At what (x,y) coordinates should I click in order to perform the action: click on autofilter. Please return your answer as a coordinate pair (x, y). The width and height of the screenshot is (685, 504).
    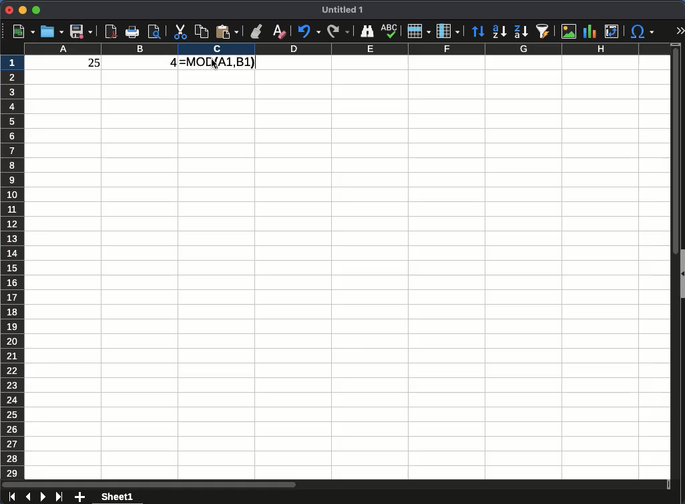
    Looking at the image, I should click on (545, 31).